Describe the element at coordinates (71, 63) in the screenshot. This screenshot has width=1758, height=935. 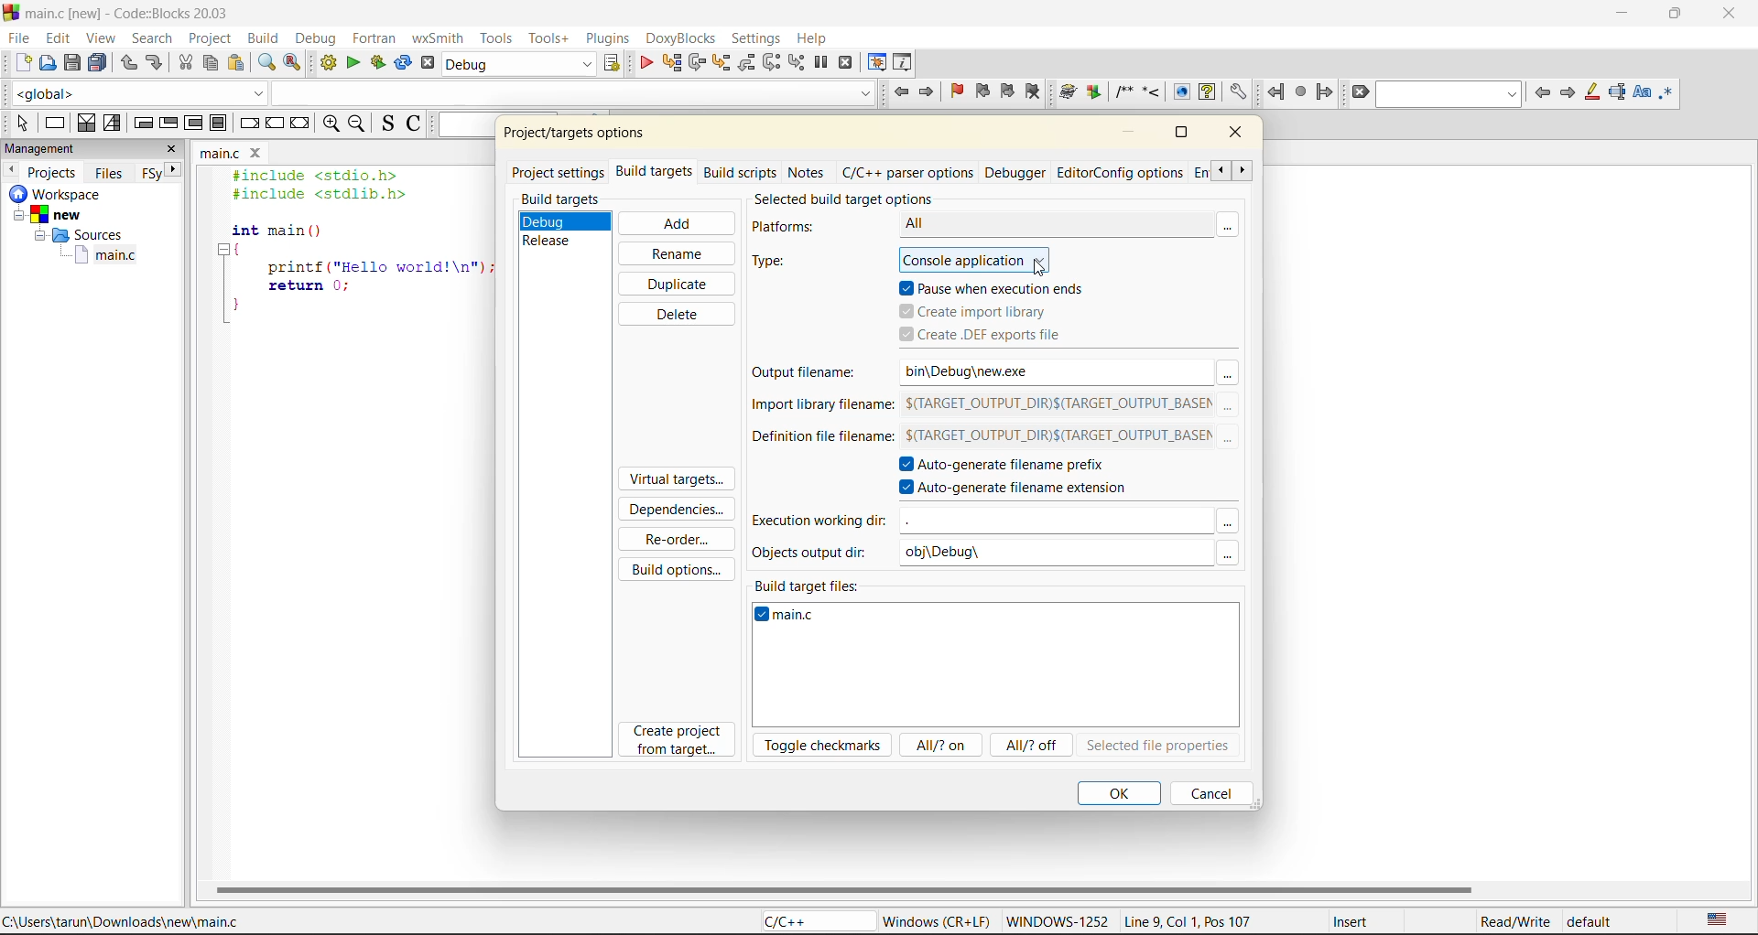
I see `save` at that location.